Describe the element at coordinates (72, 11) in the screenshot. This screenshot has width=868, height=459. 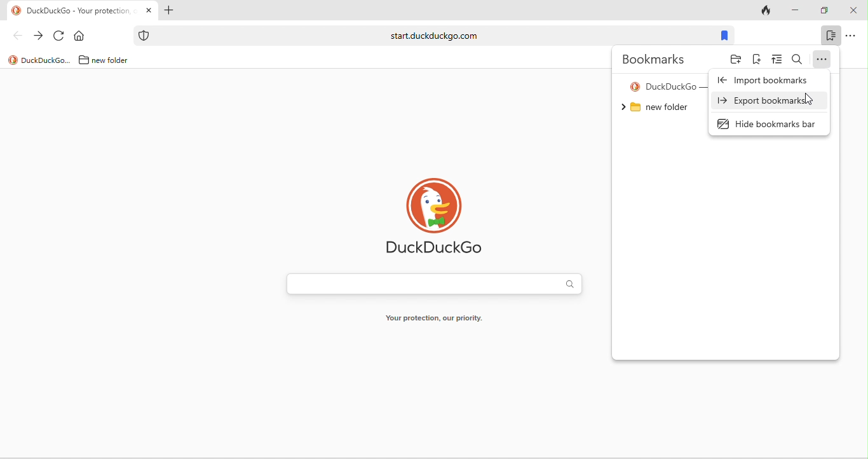
I see `duckduckgo tab` at that location.